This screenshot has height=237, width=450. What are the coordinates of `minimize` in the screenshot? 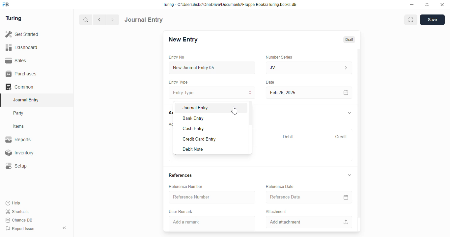 It's located at (412, 5).